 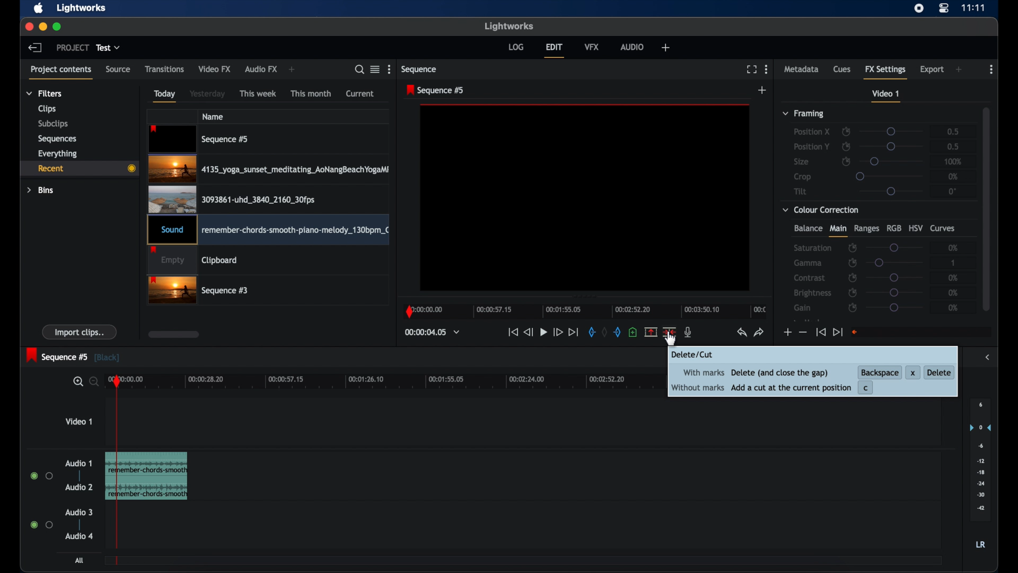 I want to click on 0%, so click(x=954, y=247).